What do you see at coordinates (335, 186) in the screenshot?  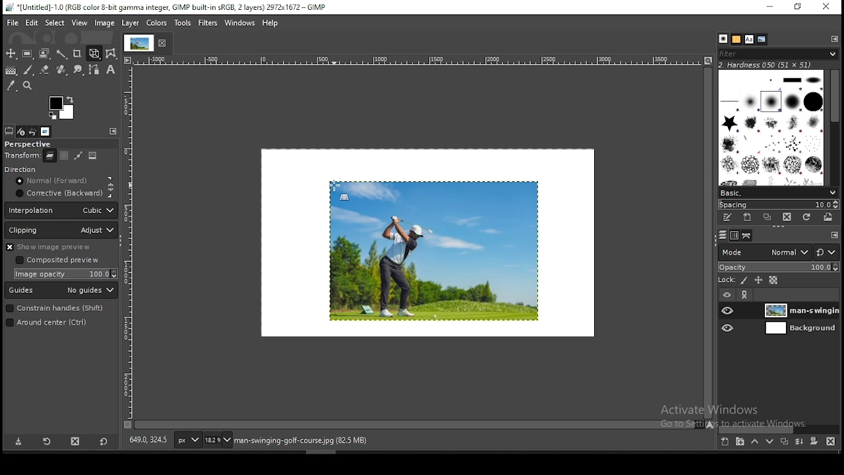 I see `mouse pointer` at bounding box center [335, 186].